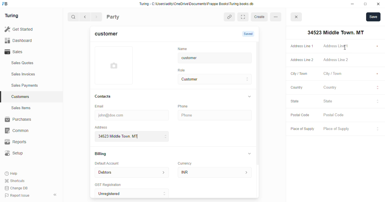 This screenshot has height=202, width=385. What do you see at coordinates (28, 52) in the screenshot?
I see `Sales` at bounding box center [28, 52].